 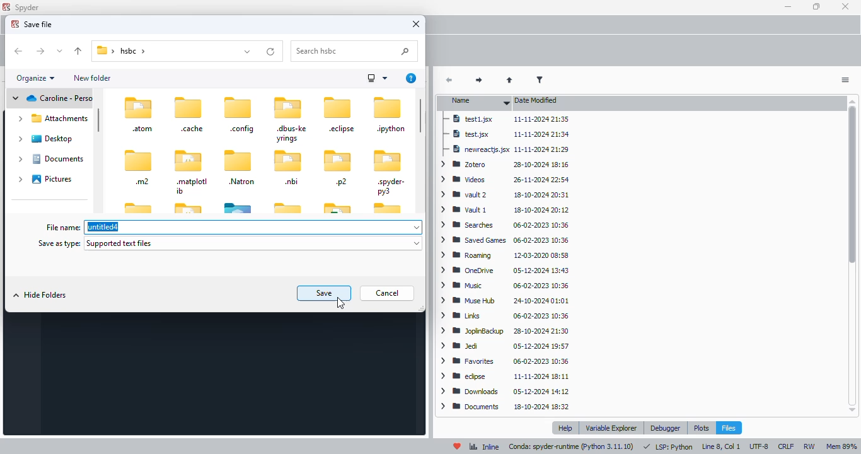 I want to click on hide folders, so click(x=40, y=295).